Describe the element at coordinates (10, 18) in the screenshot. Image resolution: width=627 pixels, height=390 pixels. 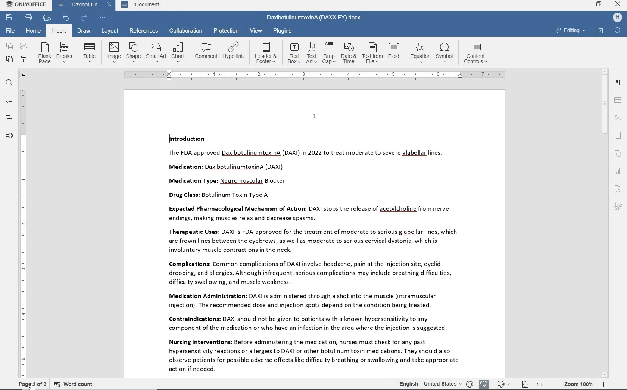
I see `save` at that location.